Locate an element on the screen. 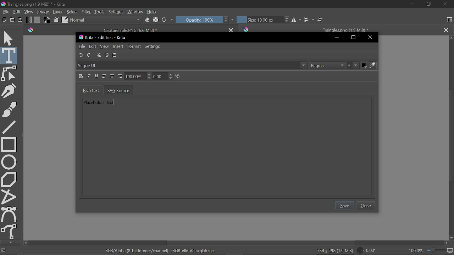 This screenshot has width=454, height=255. Move up is located at coordinates (451, 38).